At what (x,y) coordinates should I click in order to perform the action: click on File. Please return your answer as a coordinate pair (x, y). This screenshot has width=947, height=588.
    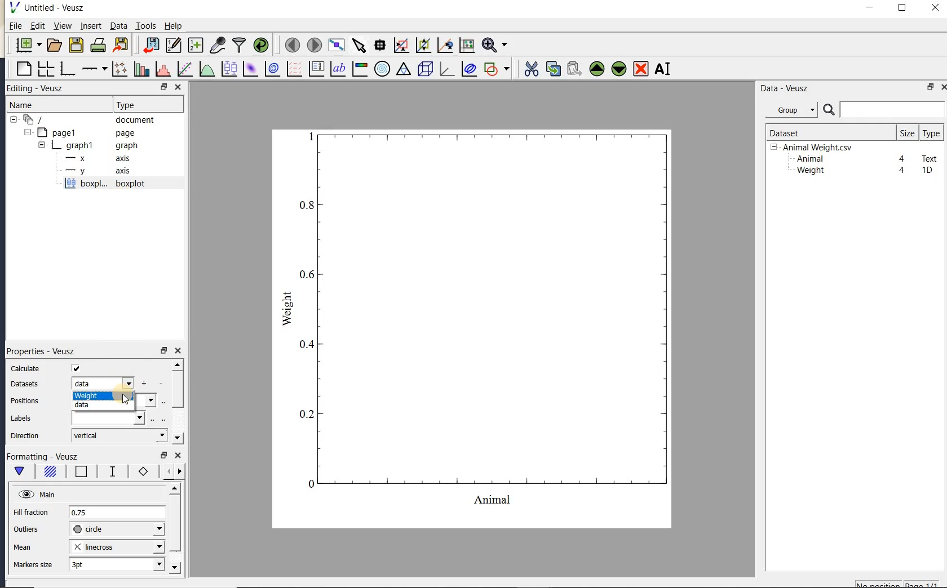
    Looking at the image, I should click on (16, 26).